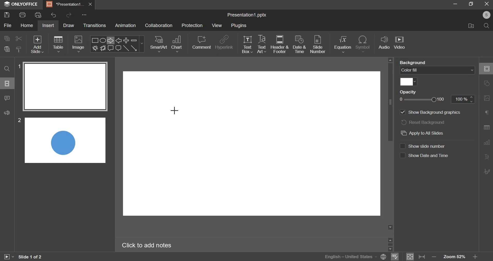  I want to click on date & time, so click(300, 45).